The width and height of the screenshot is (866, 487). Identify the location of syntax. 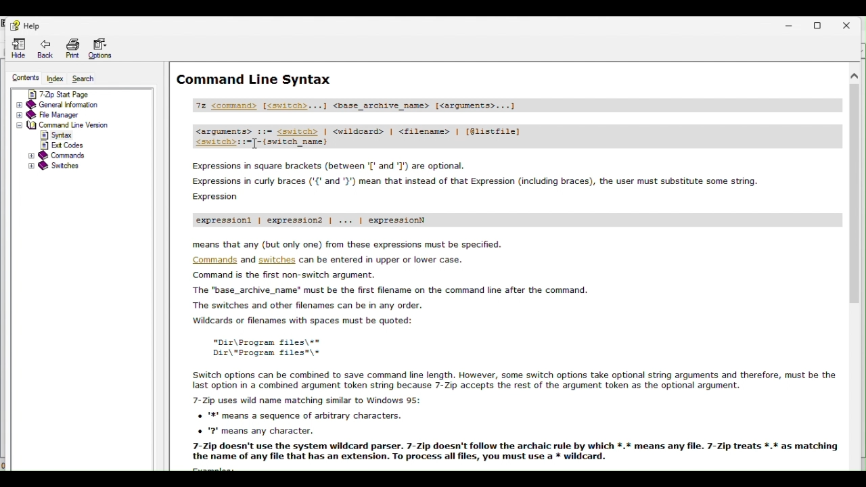
(56, 136).